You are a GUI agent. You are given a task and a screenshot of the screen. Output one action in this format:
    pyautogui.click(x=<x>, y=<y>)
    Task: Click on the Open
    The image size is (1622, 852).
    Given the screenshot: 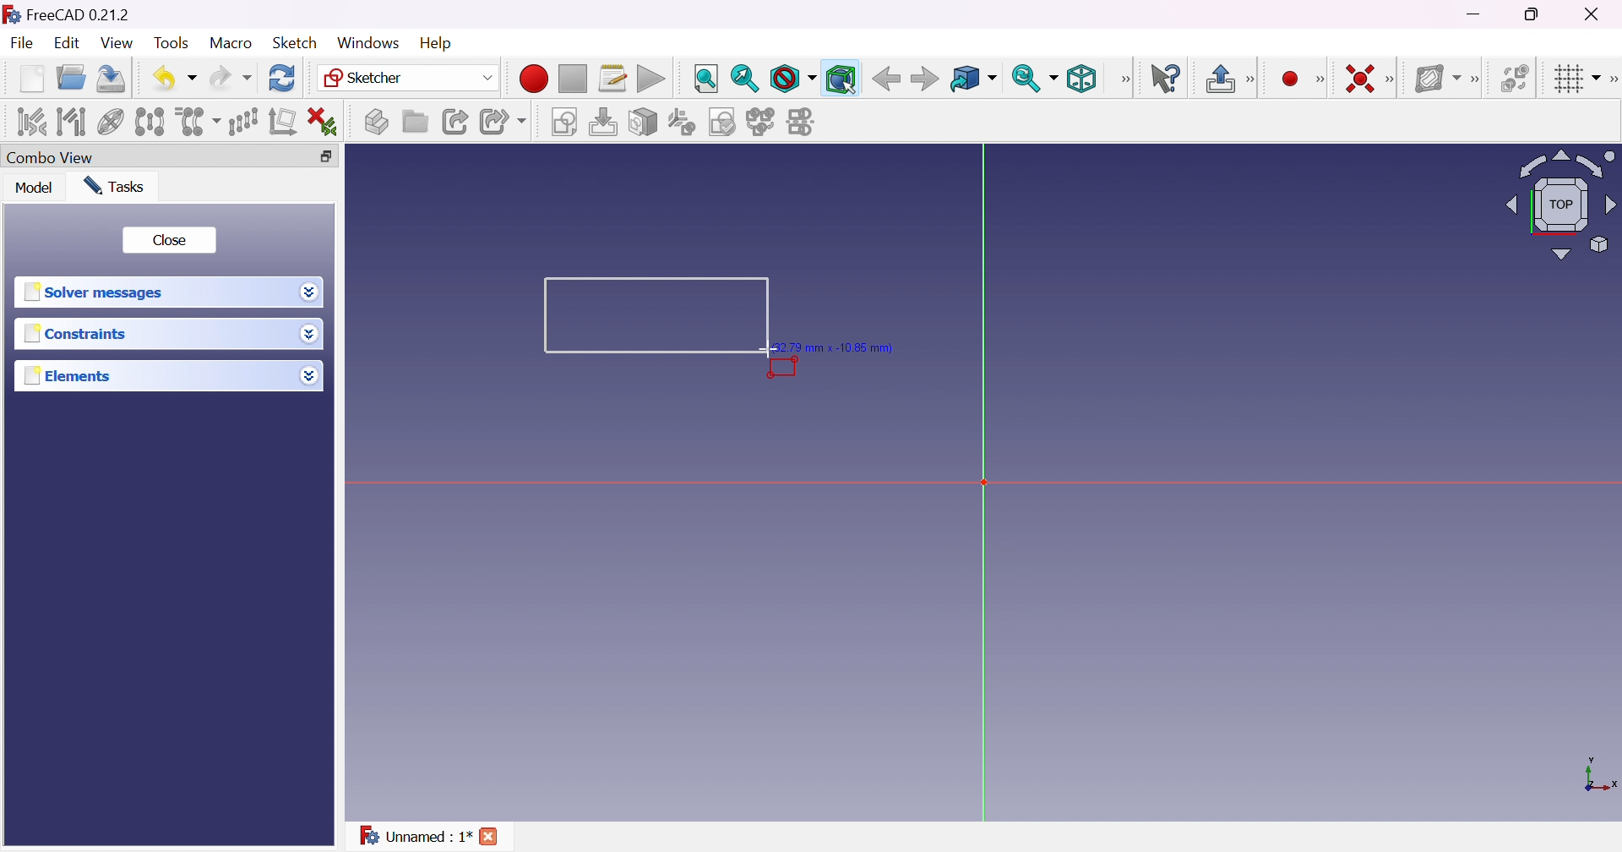 What is the action you would take?
    pyautogui.click(x=72, y=78)
    